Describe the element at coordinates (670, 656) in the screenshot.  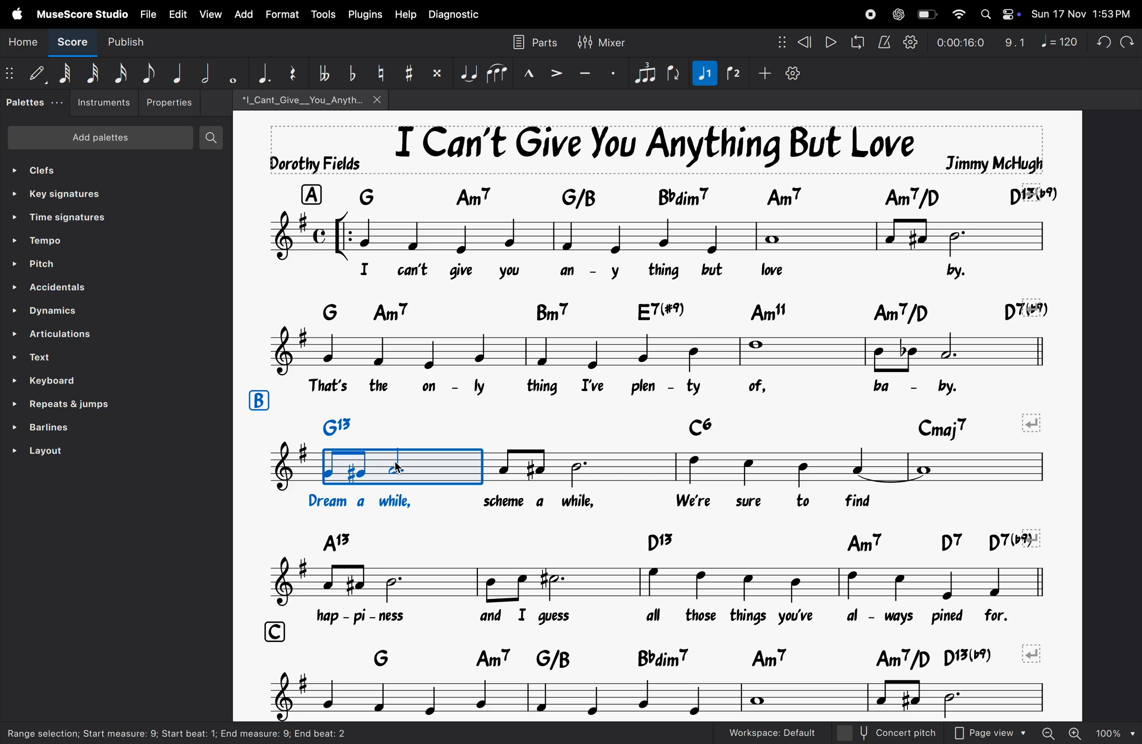
I see `notes keys` at that location.